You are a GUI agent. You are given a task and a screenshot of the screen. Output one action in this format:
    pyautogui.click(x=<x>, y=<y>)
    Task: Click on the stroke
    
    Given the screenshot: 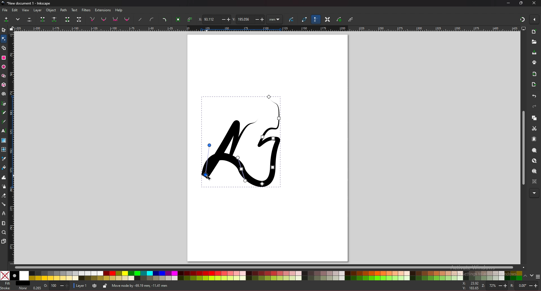 What is the action you would take?
    pyautogui.click(x=14, y=289)
    